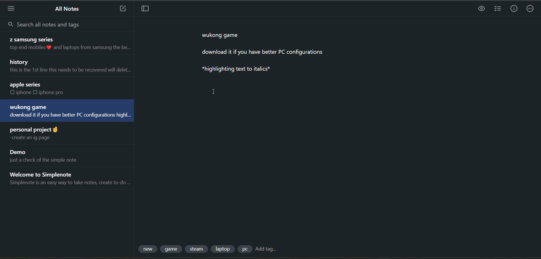  I want to click on note title and preview, so click(36, 133).